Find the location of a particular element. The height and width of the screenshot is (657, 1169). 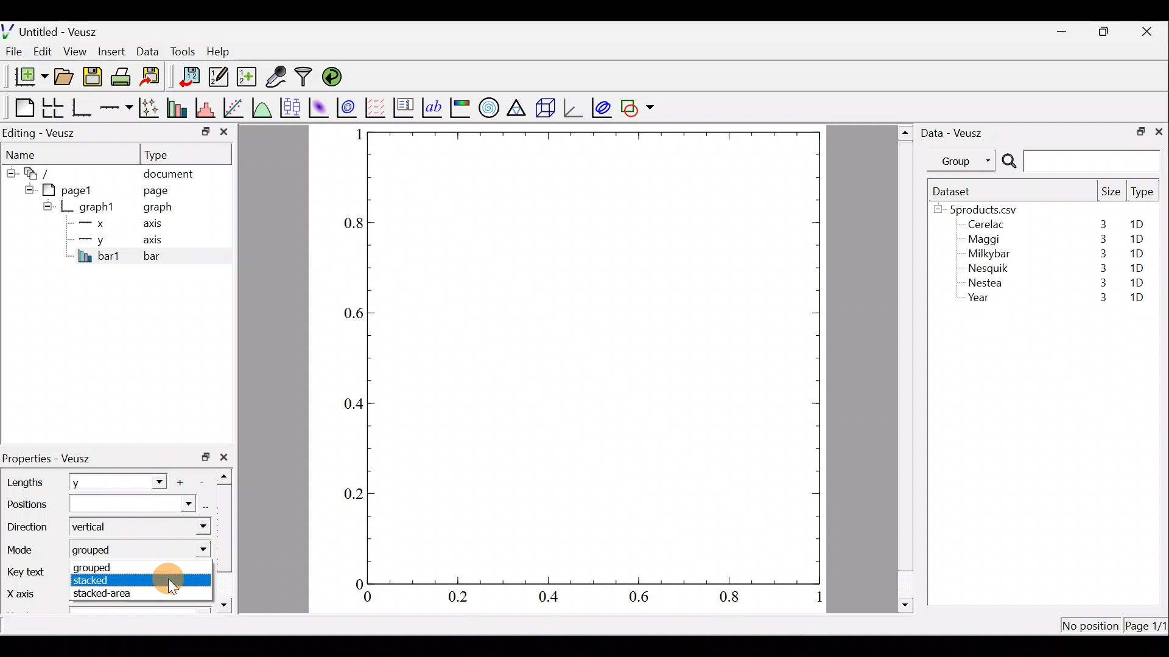

Insert is located at coordinates (113, 51).